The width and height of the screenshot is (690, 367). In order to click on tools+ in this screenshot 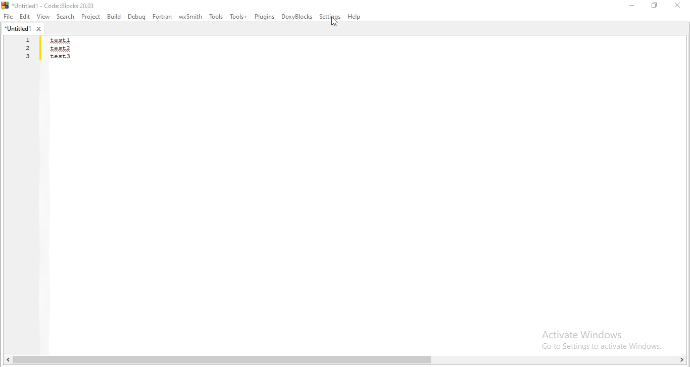, I will do `click(237, 17)`.